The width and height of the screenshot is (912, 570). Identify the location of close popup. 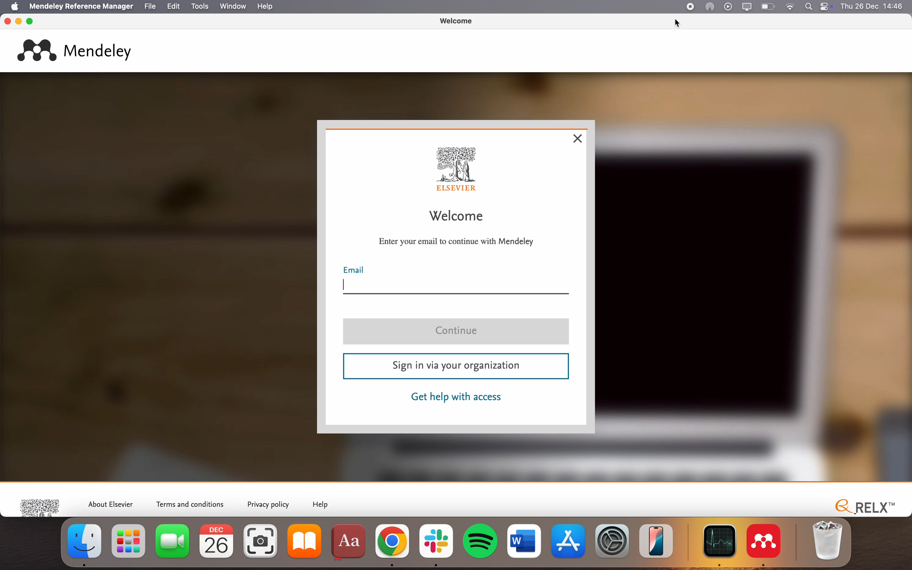
(579, 139).